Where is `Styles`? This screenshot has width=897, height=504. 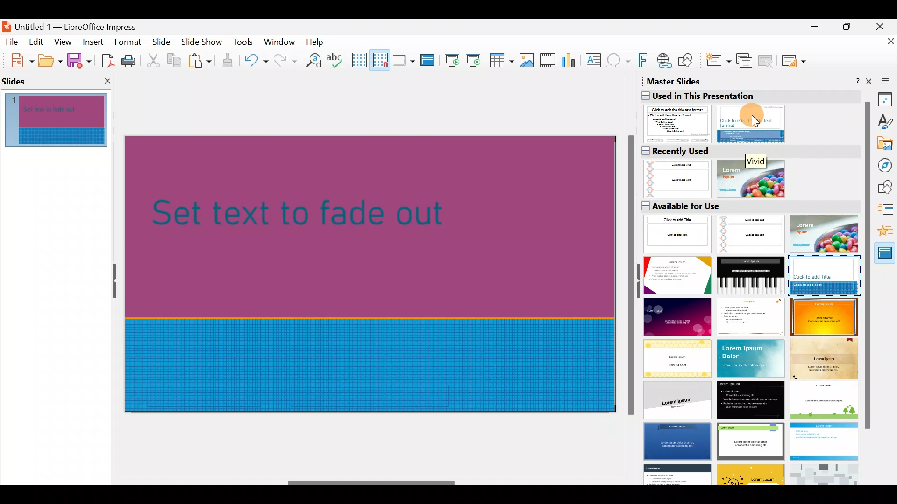 Styles is located at coordinates (885, 123).